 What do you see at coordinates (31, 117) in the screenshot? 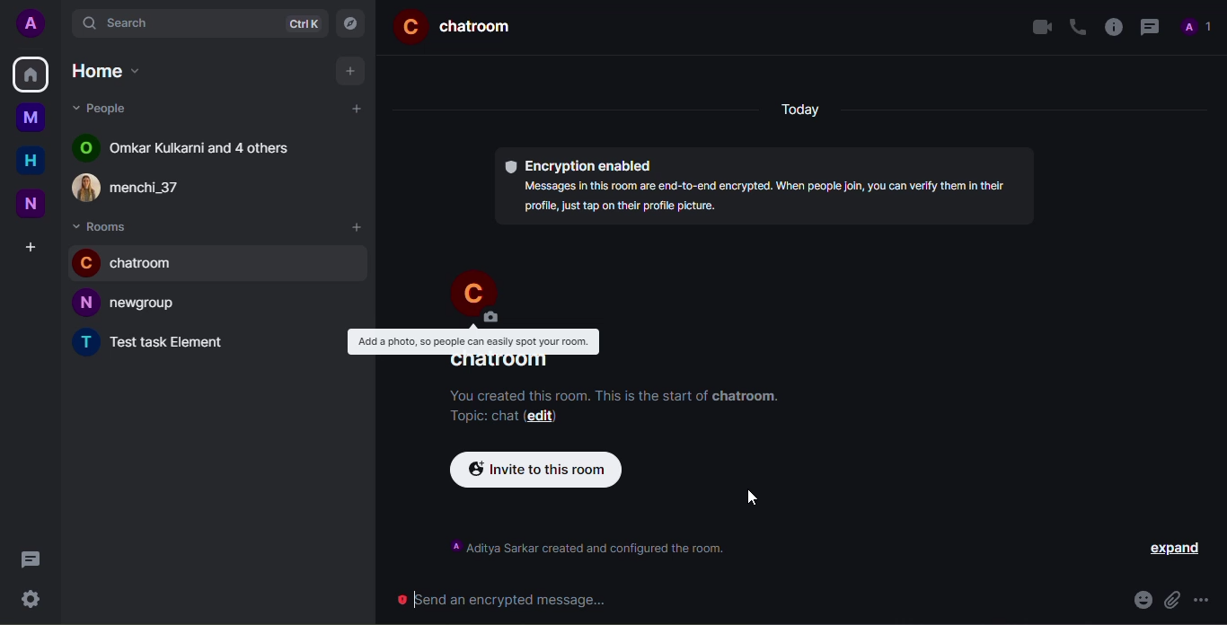
I see `myspace` at bounding box center [31, 117].